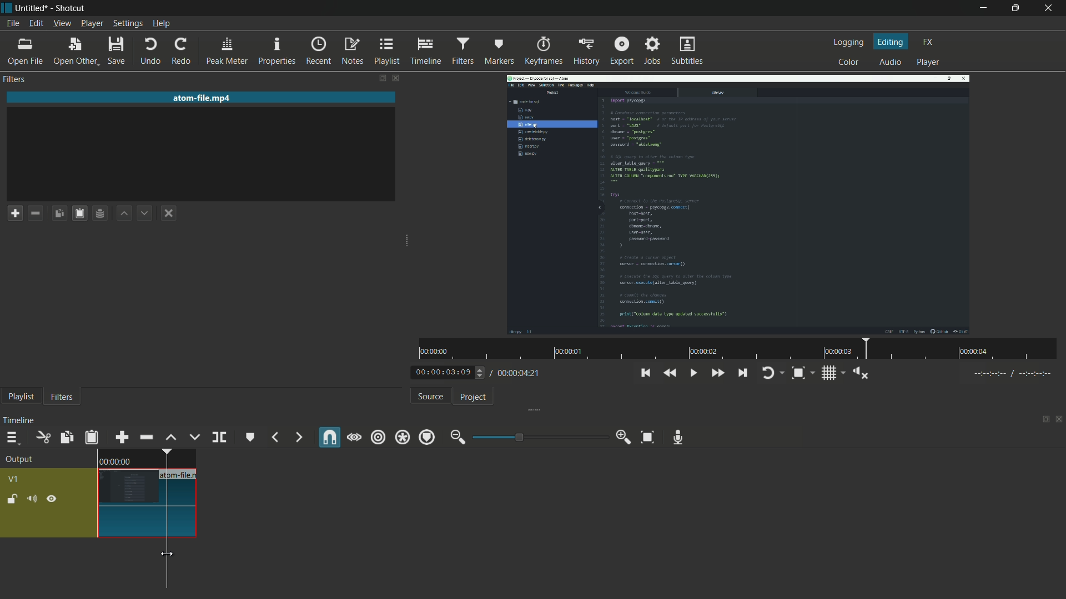 The image size is (1066, 599). Describe the element at coordinates (428, 437) in the screenshot. I see `ripple markers` at that location.